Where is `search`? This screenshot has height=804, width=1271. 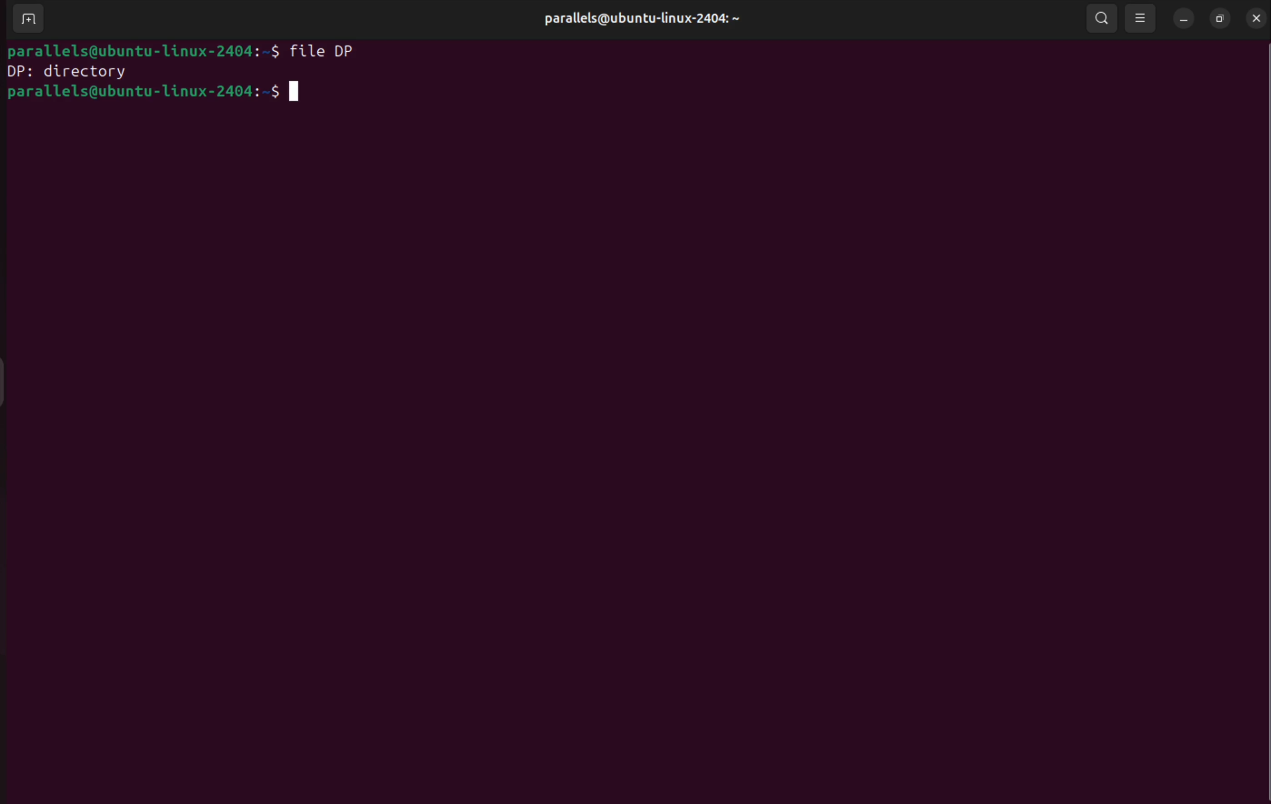 search is located at coordinates (1098, 17).